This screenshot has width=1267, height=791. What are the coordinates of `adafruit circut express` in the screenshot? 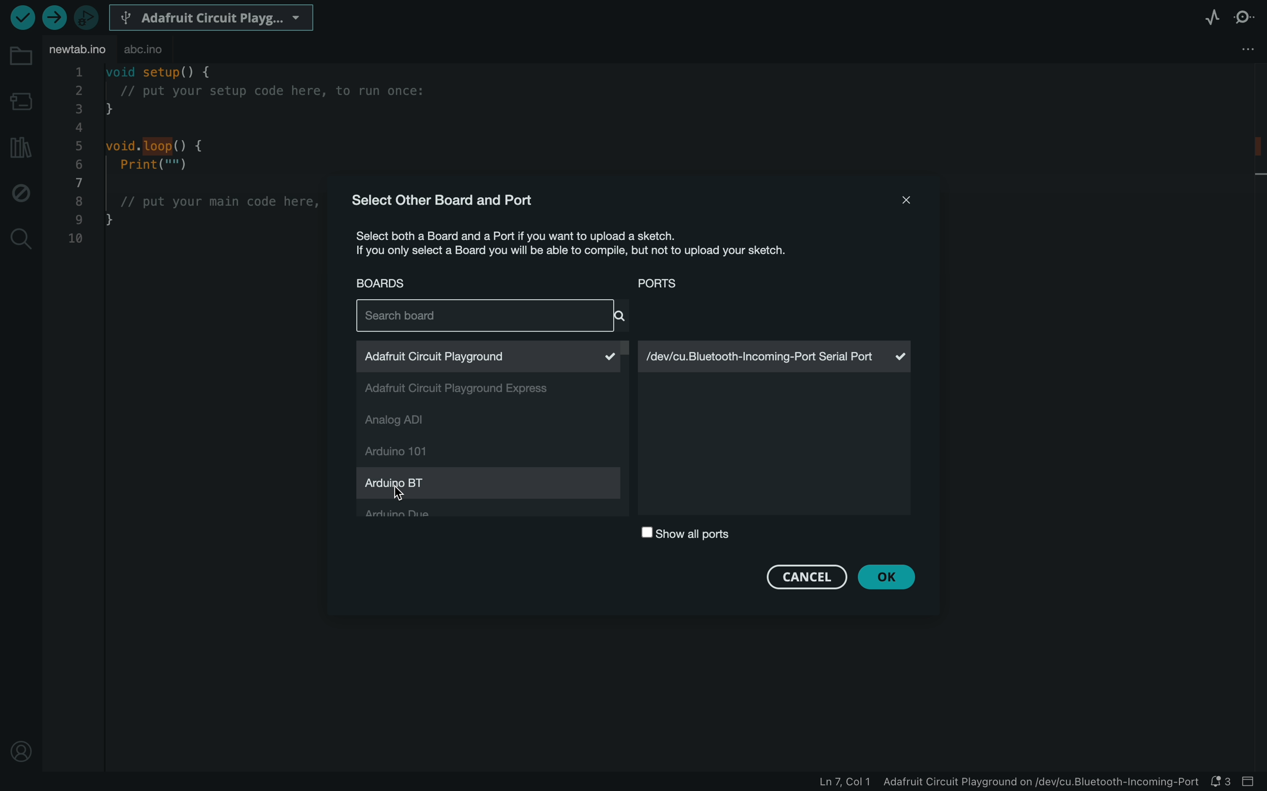 It's located at (468, 391).